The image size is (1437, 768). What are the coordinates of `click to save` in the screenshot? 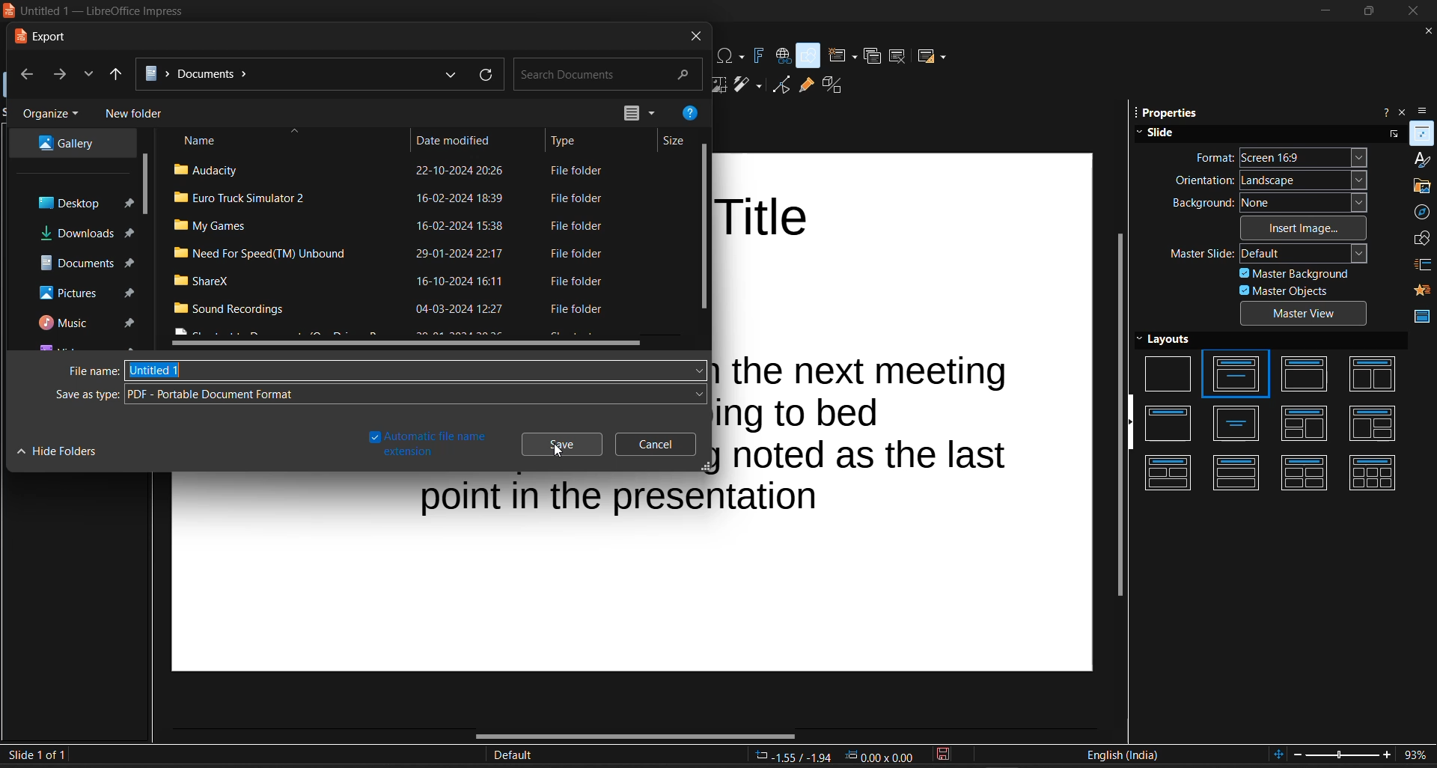 It's located at (945, 757).